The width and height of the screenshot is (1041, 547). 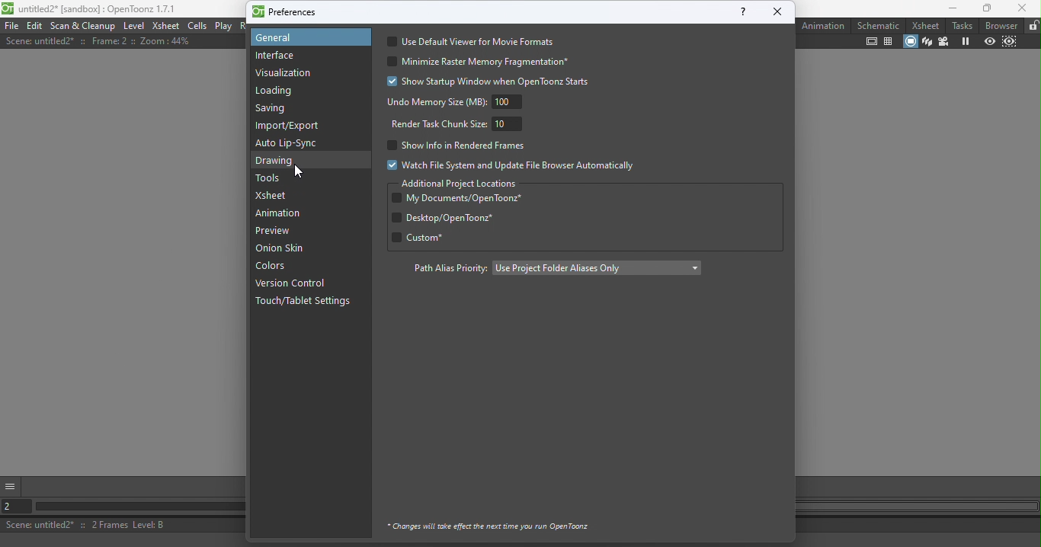 I want to click on Visualization, so click(x=286, y=73).